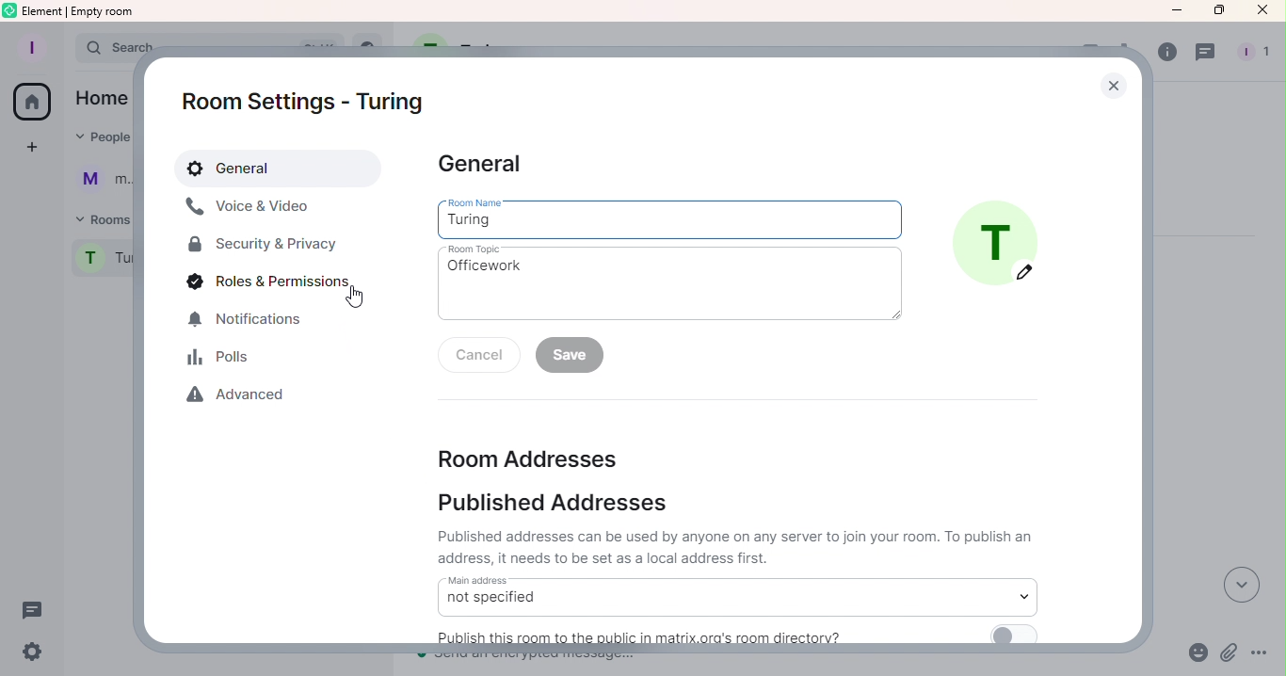 The height and width of the screenshot is (676, 1286). Describe the element at coordinates (573, 357) in the screenshot. I see `Save` at that location.